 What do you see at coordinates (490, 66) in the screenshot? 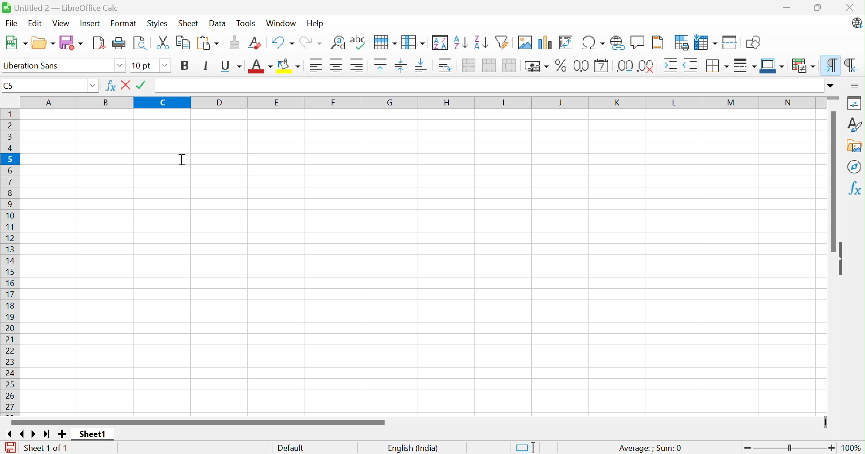
I see `Merge cells` at bounding box center [490, 66].